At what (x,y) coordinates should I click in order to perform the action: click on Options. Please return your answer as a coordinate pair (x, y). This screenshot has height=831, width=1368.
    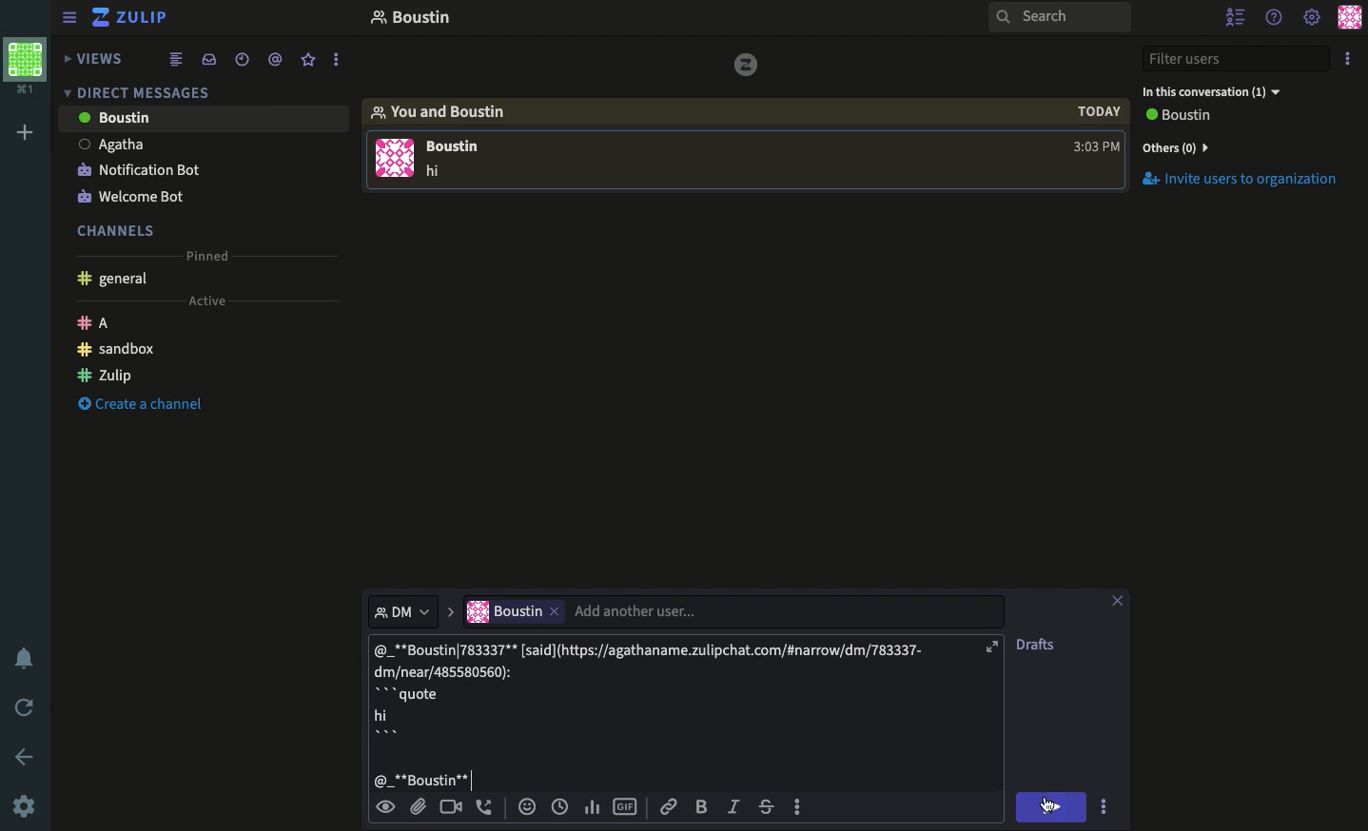
    Looking at the image, I should click on (1349, 61).